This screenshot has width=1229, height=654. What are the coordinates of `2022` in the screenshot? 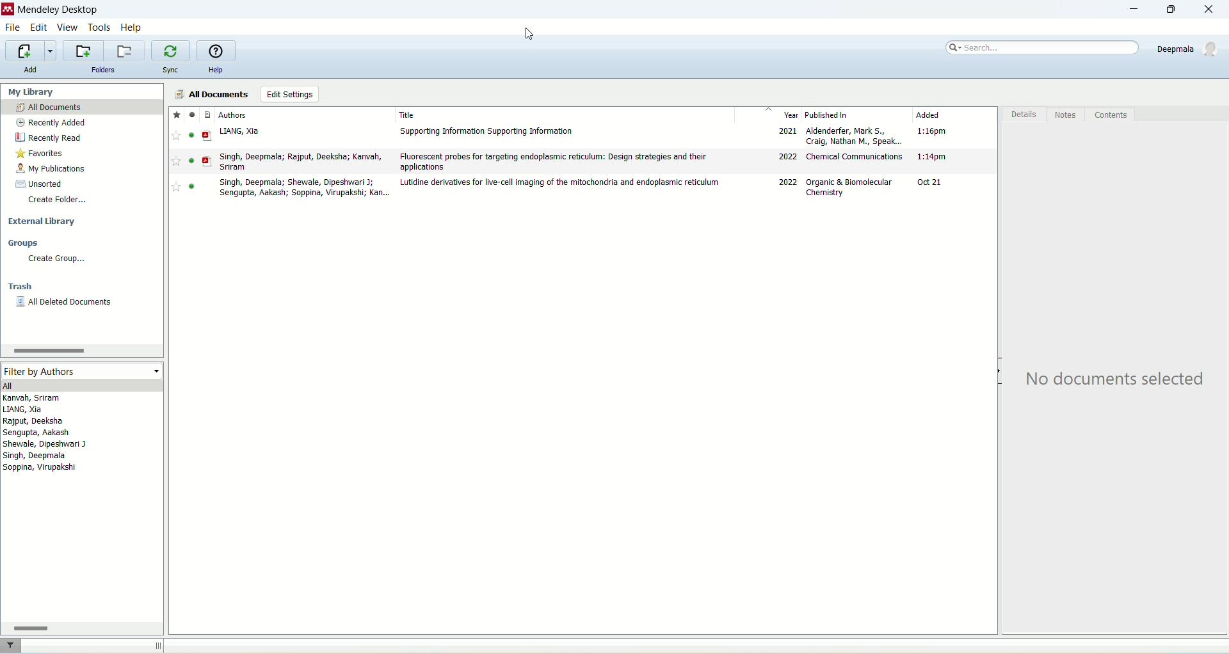 It's located at (789, 155).